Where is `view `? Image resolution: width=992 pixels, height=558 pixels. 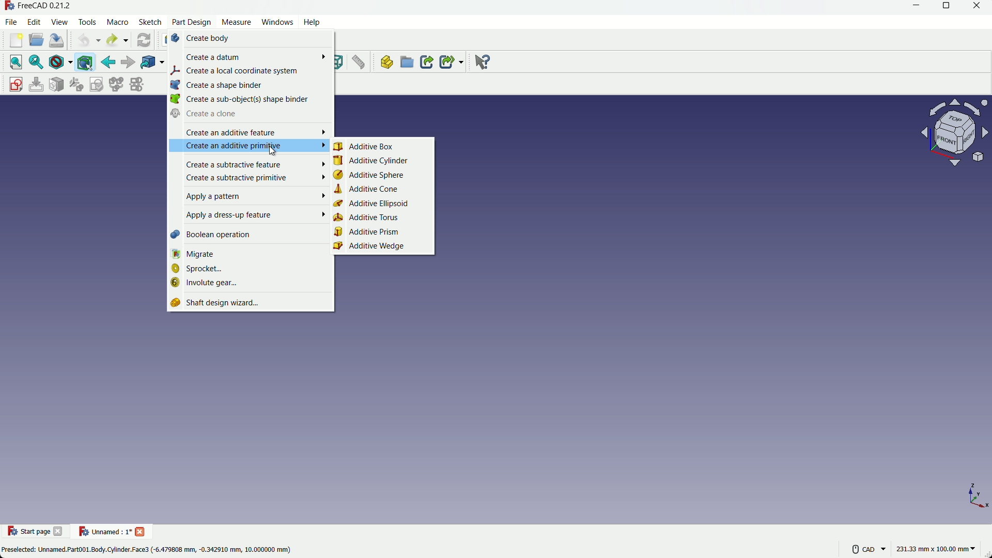 view  is located at coordinates (59, 21).